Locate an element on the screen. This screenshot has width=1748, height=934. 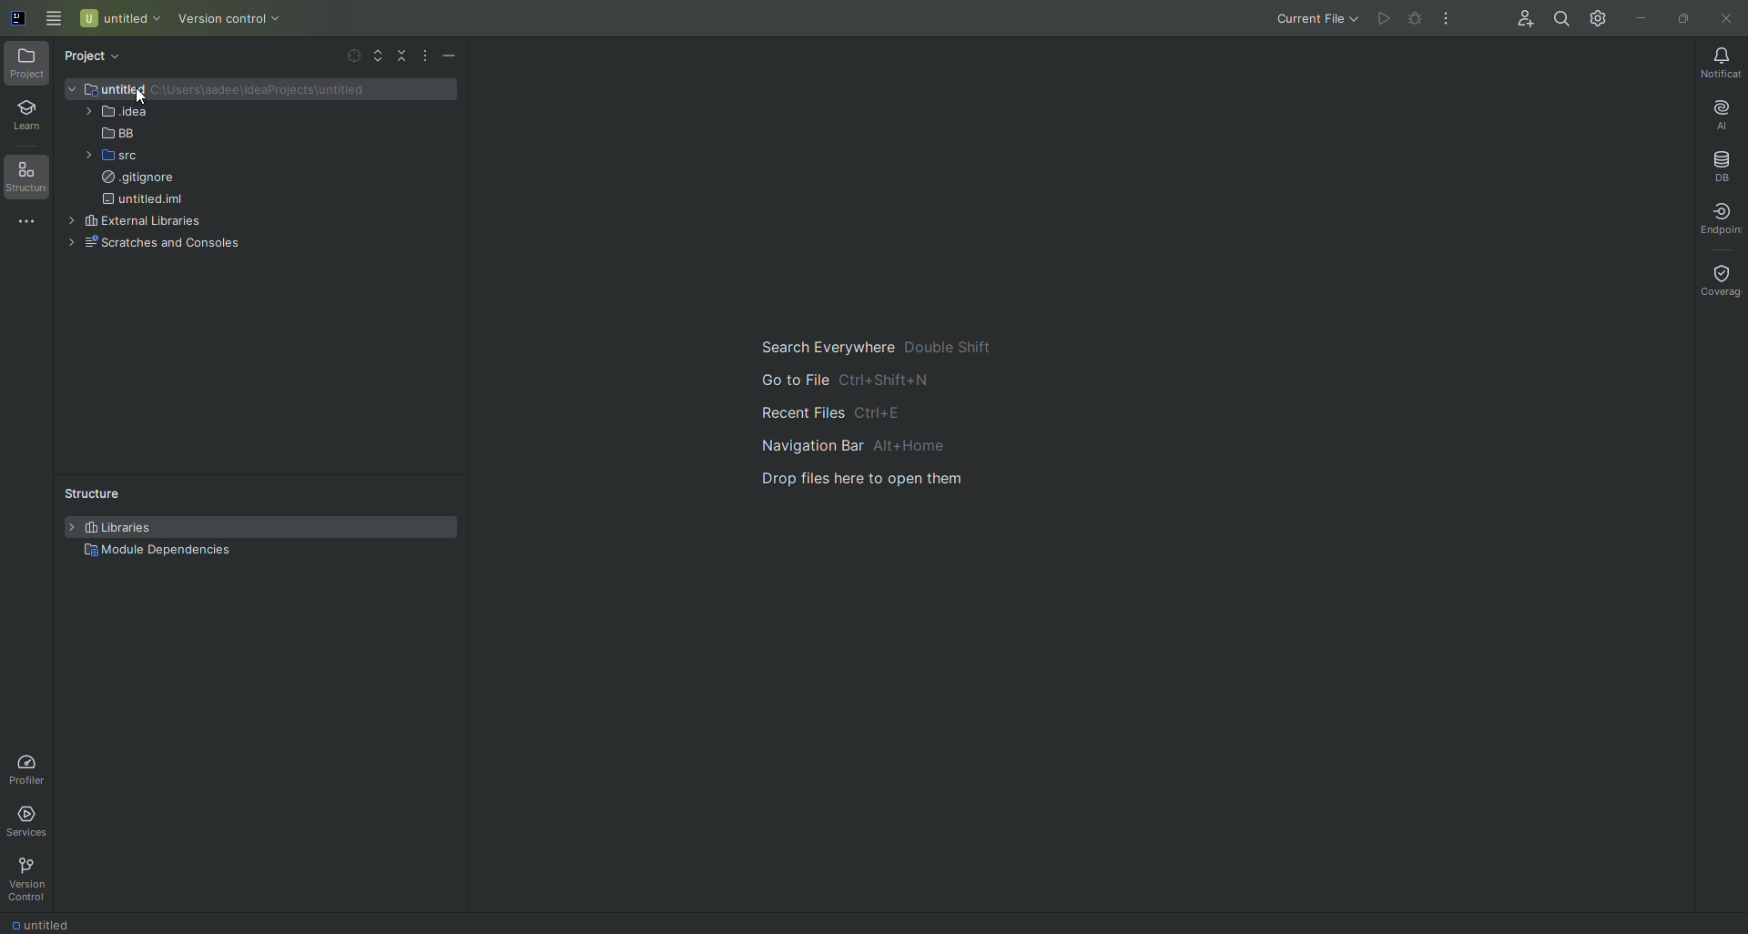
Restore is located at coordinates (1679, 16).